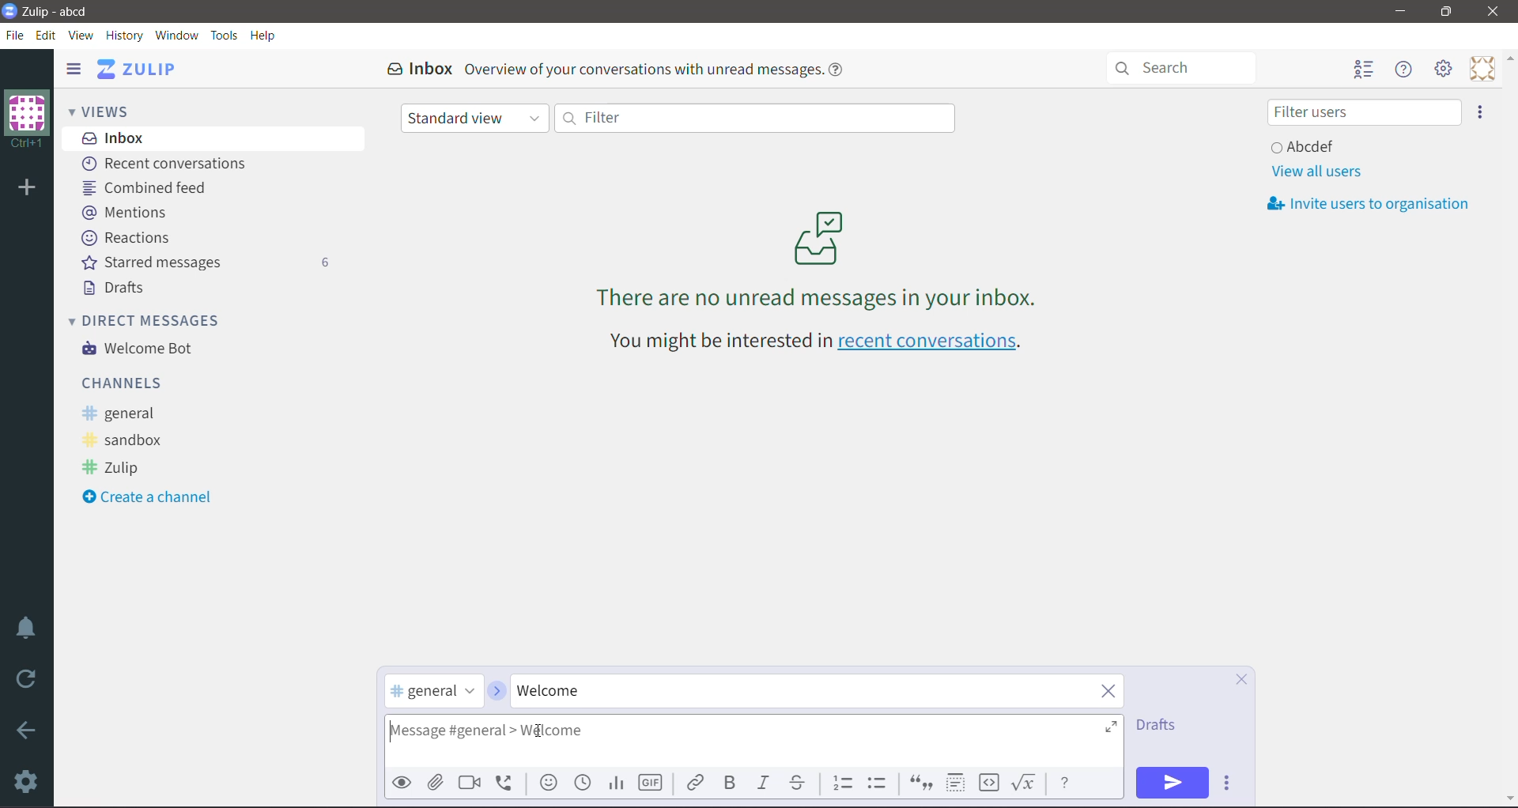  I want to click on Hide user list, so click(1362, 70).